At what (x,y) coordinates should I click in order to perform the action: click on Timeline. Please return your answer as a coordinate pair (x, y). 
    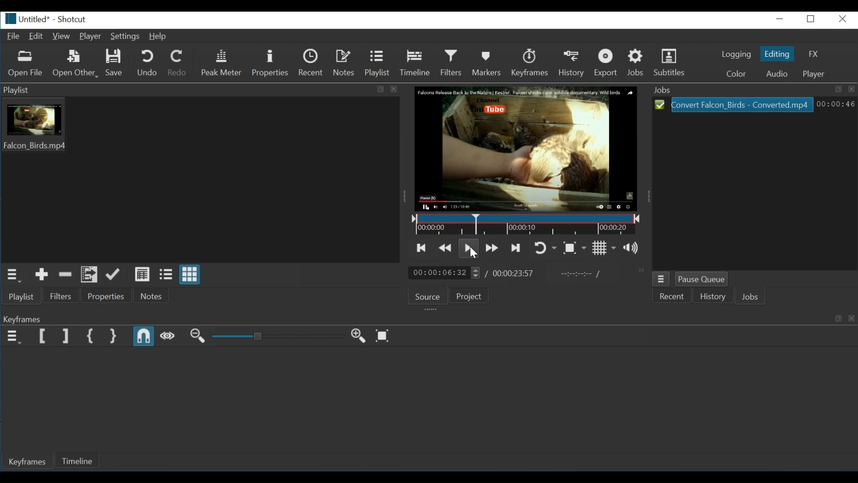
    Looking at the image, I should click on (77, 462).